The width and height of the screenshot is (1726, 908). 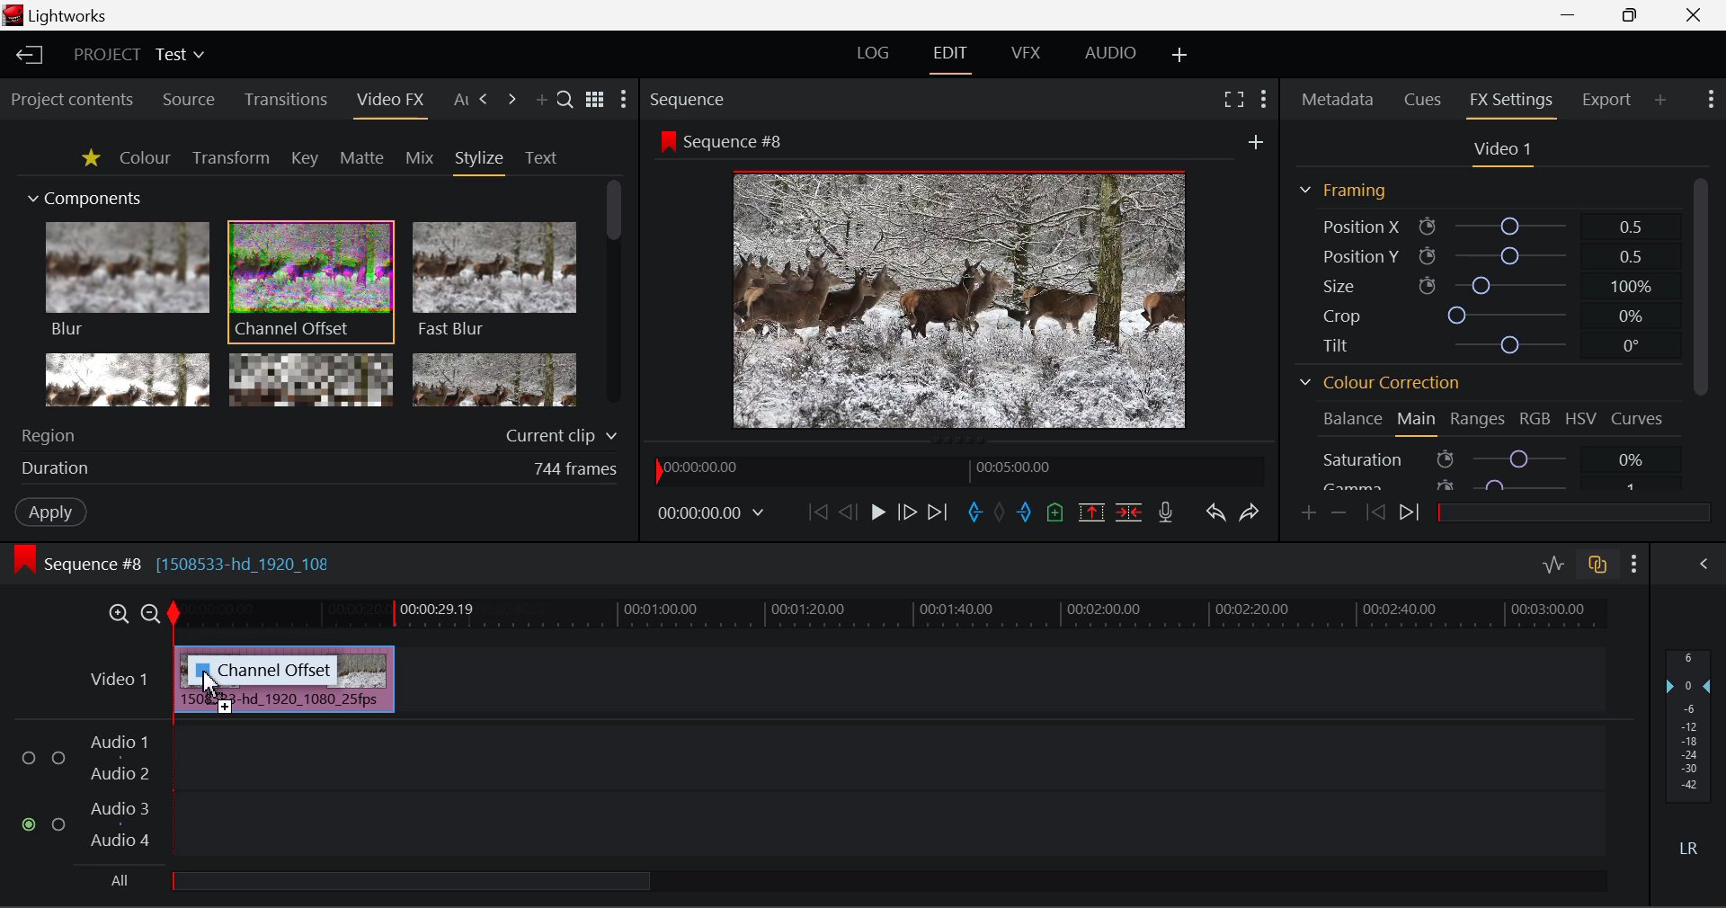 I want to click on Remove keyframe, so click(x=1339, y=518).